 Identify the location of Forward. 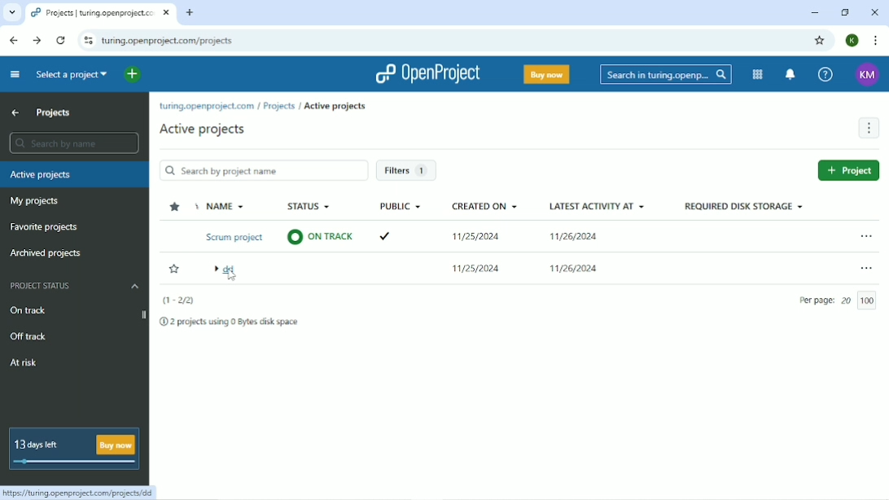
(37, 42).